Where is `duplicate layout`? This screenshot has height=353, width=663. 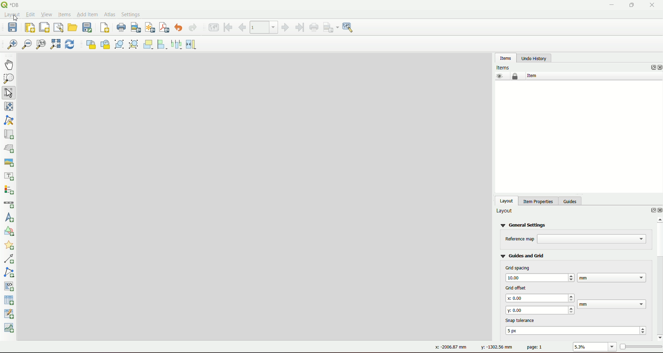 duplicate layout is located at coordinates (44, 27).